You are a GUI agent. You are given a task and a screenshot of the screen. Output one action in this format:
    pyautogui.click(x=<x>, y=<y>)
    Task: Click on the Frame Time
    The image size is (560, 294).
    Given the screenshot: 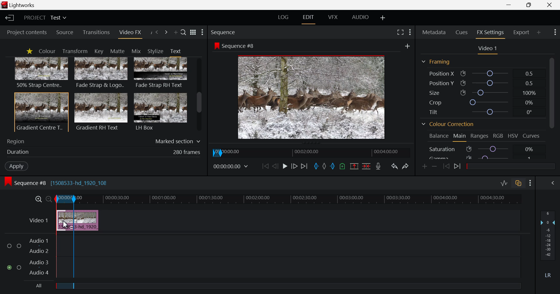 What is the action you would take?
    pyautogui.click(x=232, y=167)
    